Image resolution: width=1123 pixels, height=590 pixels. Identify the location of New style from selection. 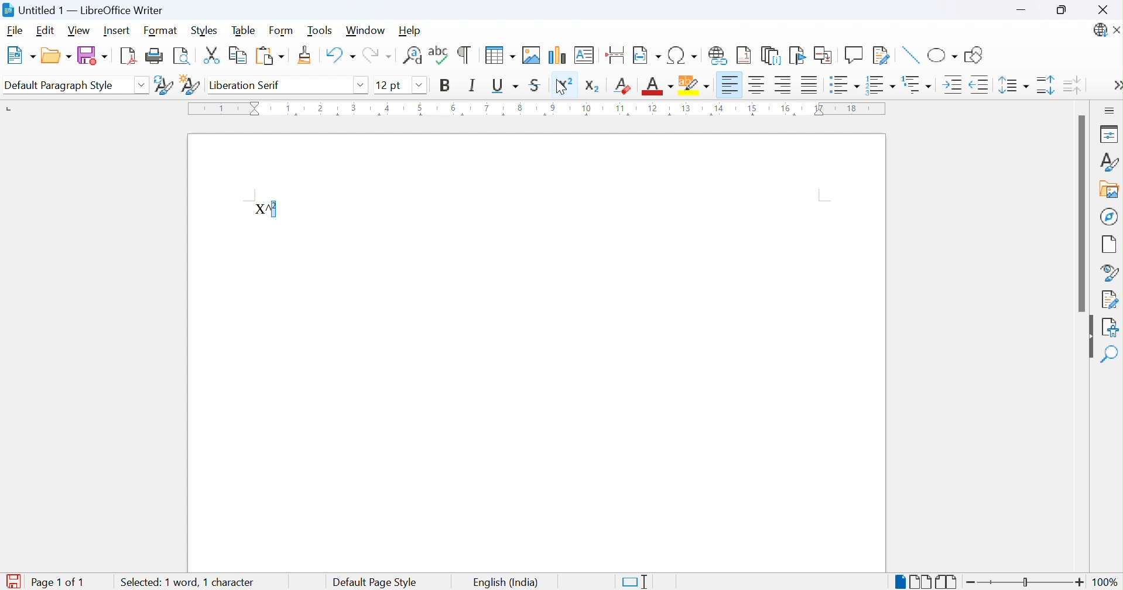
(191, 84).